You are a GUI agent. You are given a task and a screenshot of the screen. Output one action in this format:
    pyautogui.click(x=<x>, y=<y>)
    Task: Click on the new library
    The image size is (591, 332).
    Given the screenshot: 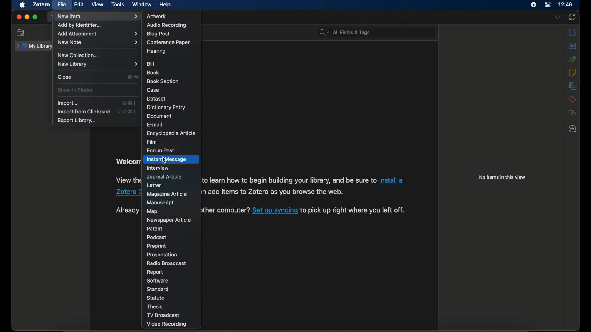 What is the action you would take?
    pyautogui.click(x=98, y=64)
    